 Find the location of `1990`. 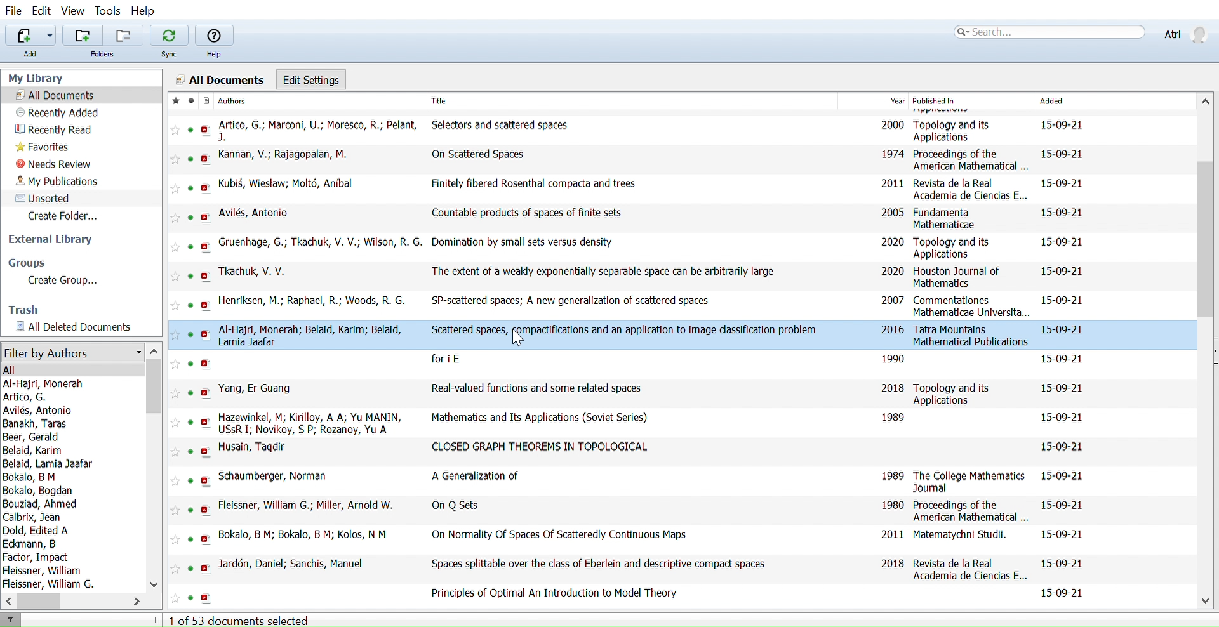

1990 is located at coordinates (892, 357).